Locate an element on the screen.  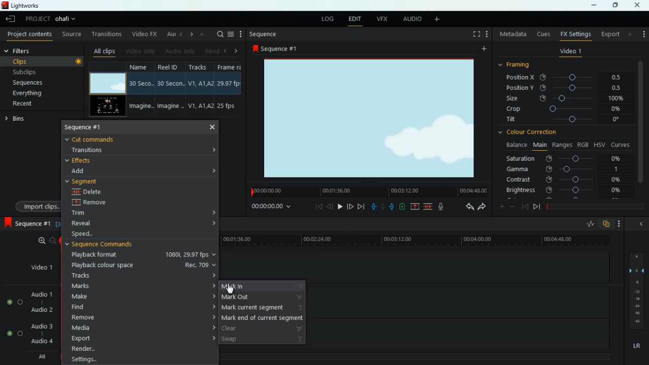
remove is located at coordinates (93, 203).